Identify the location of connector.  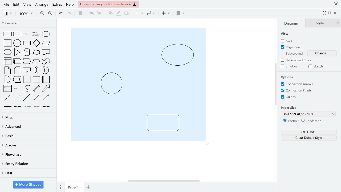
(139, 14).